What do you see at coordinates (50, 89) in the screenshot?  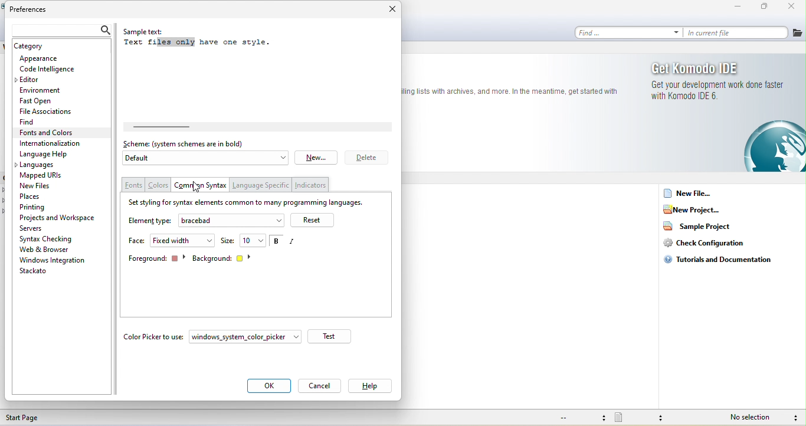 I see `environment` at bounding box center [50, 89].